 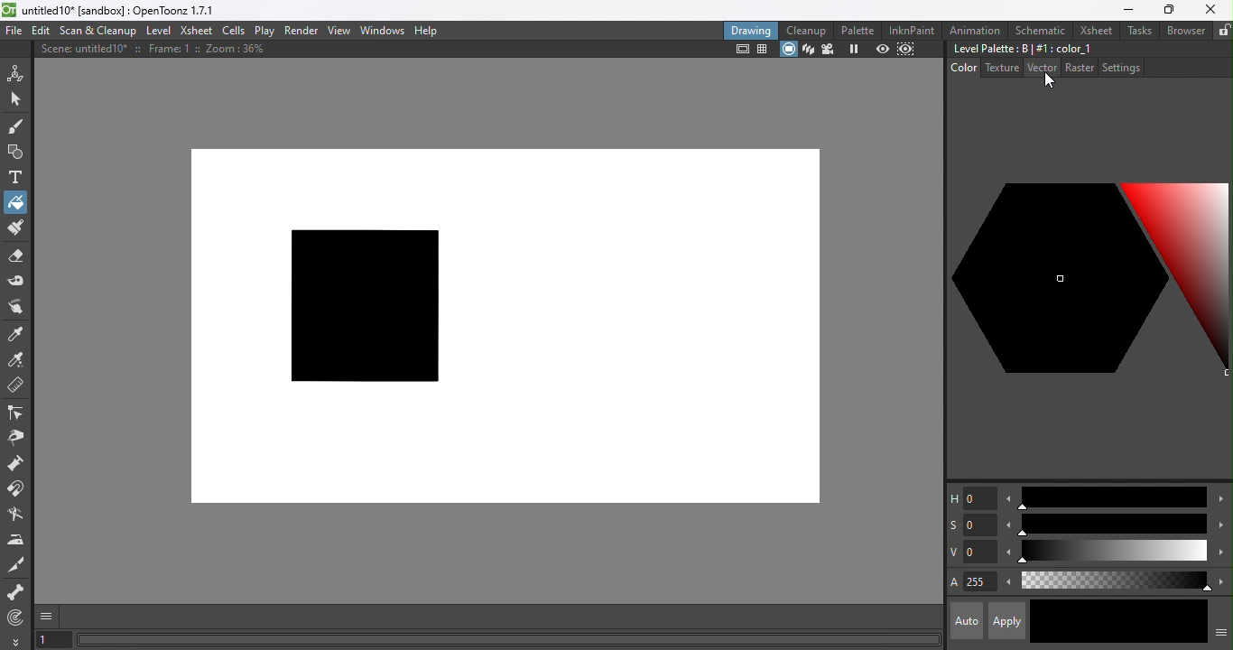 I want to click on Auto, so click(x=967, y=621).